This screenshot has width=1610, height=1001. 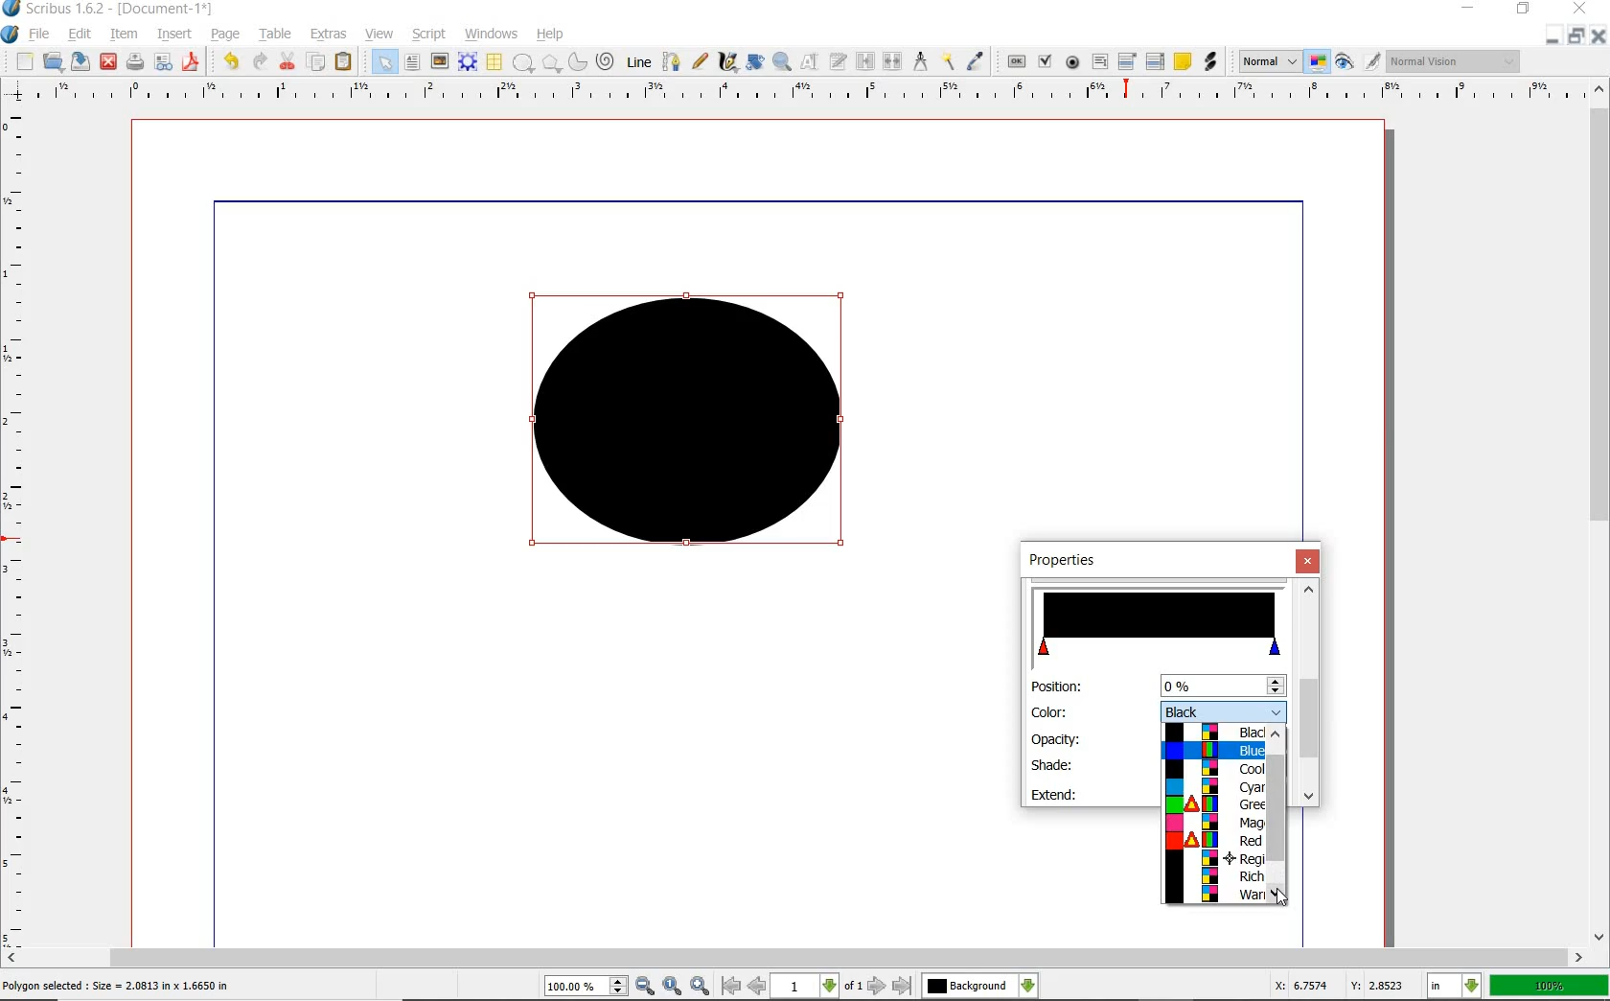 What do you see at coordinates (1470, 7) in the screenshot?
I see `MINIMIZE` at bounding box center [1470, 7].